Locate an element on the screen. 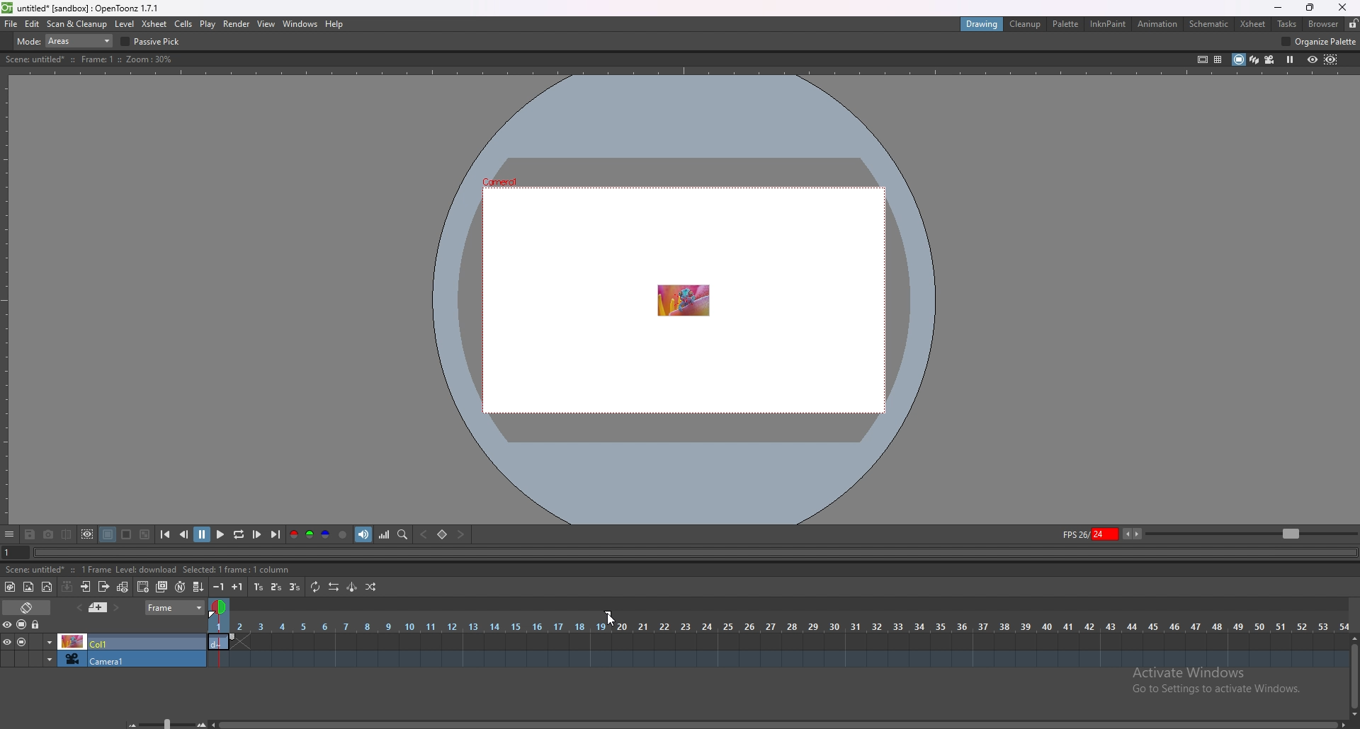 The image size is (1360, 729). set key is located at coordinates (443, 534).